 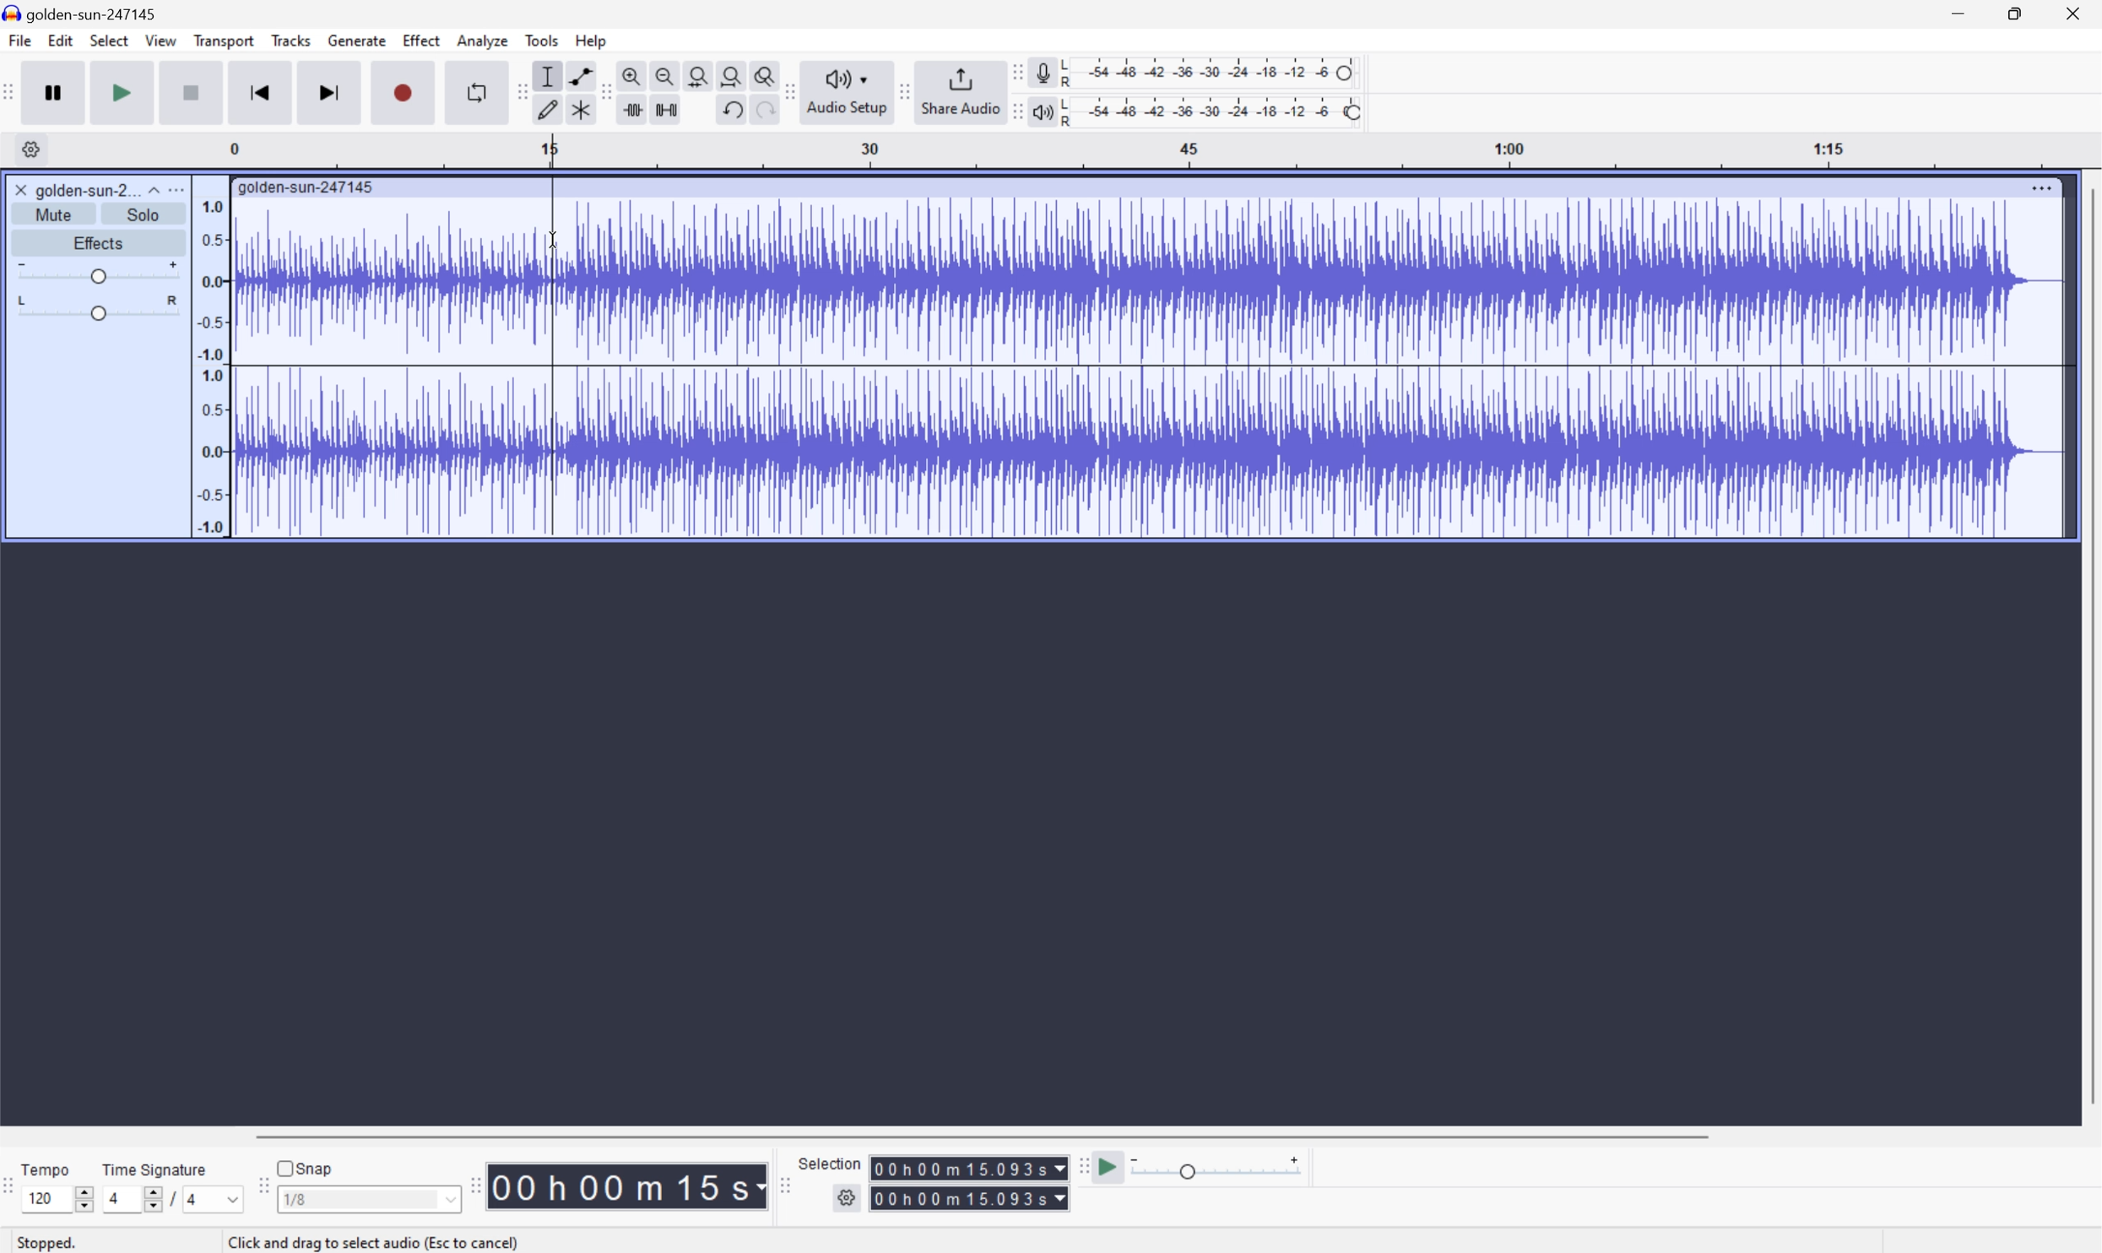 I want to click on Audacity selection toolbar, so click(x=784, y=1191).